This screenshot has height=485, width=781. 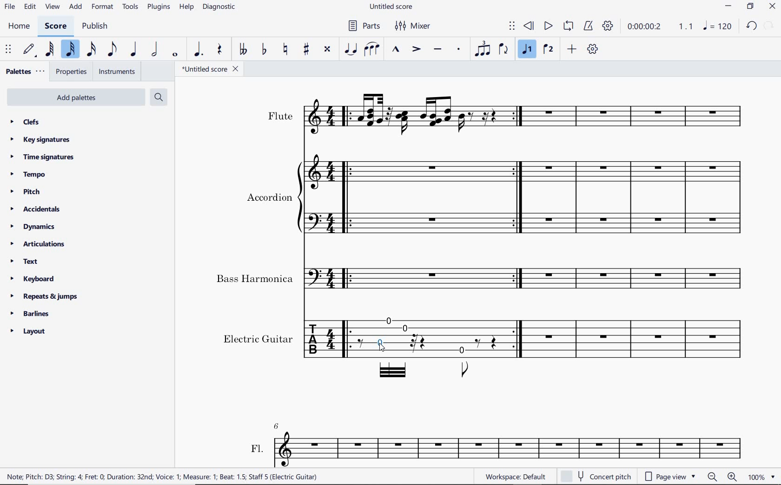 I want to click on close, so click(x=773, y=7).